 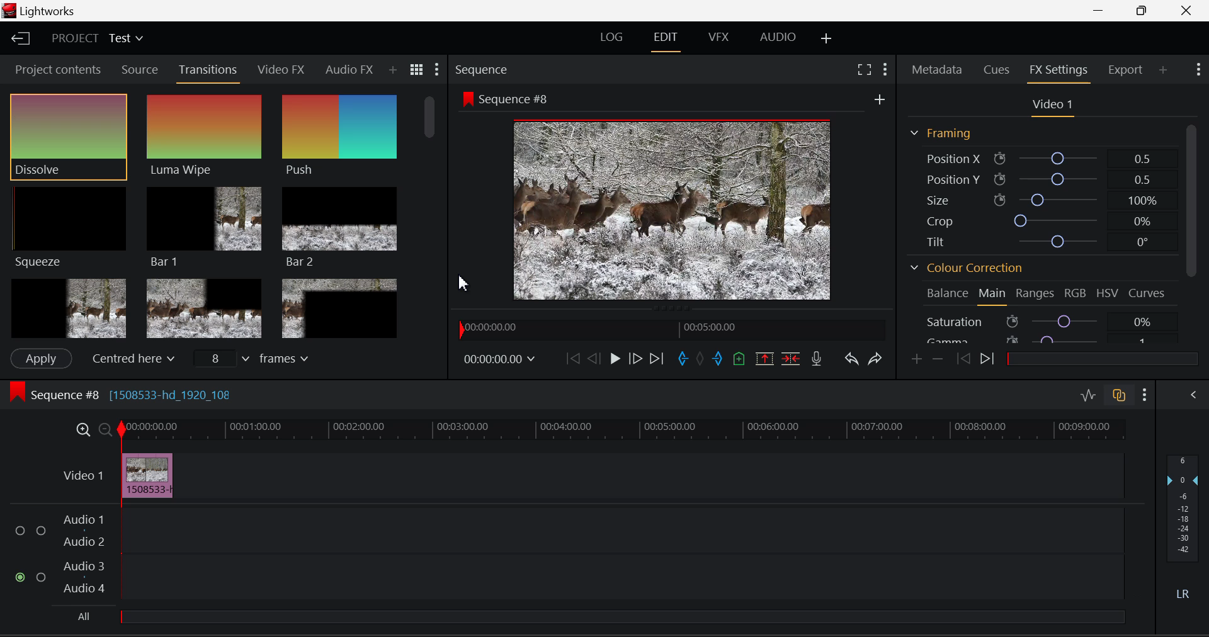 What do you see at coordinates (633, 359) in the screenshot?
I see `Go Forward` at bounding box center [633, 359].